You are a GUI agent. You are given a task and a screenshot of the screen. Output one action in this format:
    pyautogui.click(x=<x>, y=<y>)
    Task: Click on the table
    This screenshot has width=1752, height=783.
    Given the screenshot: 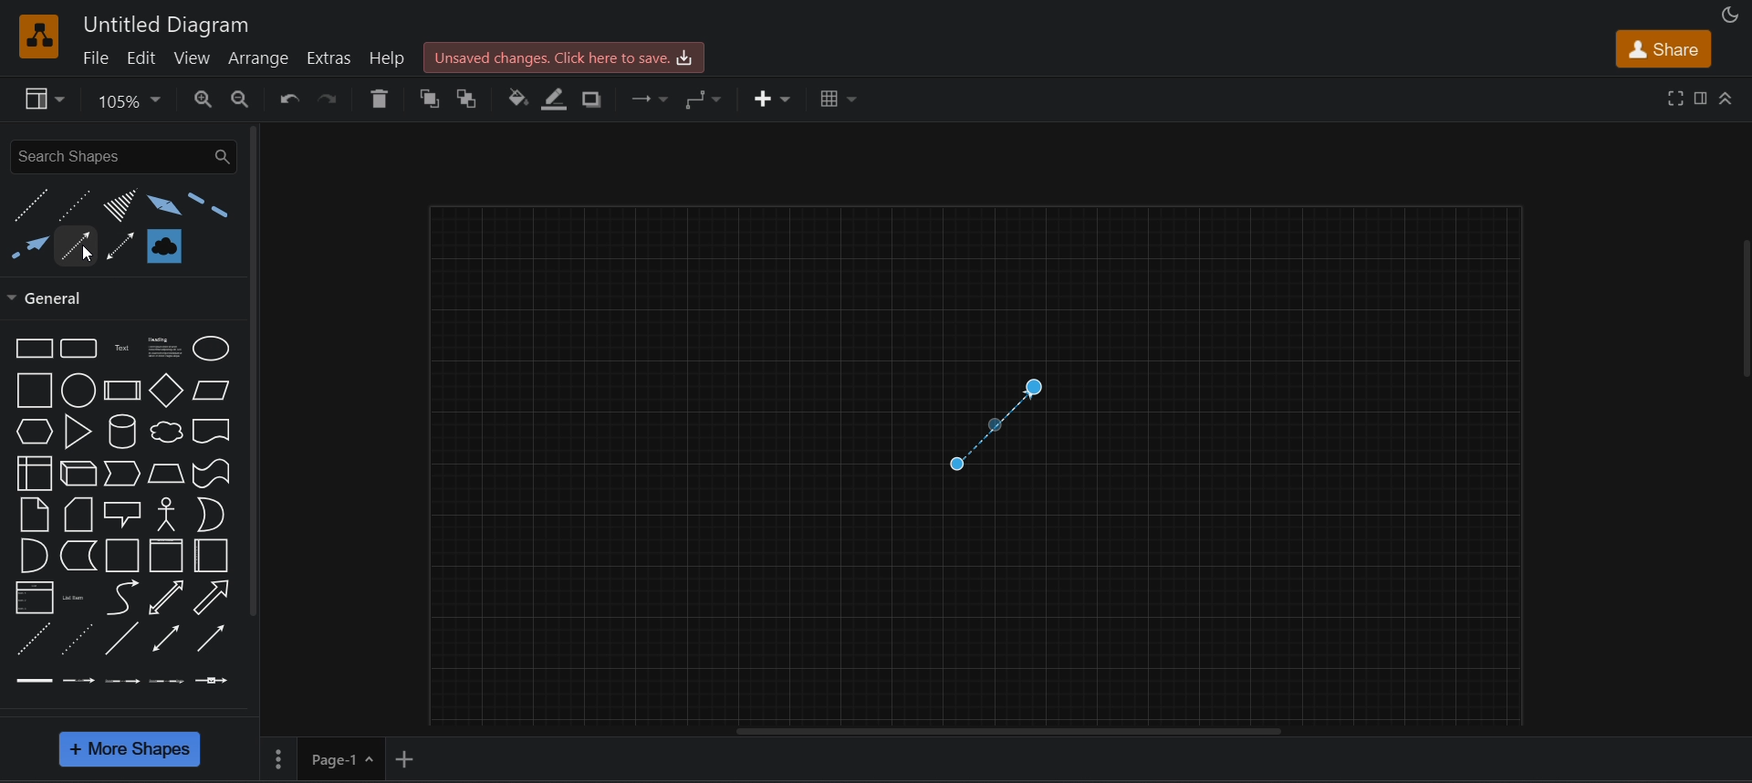 What is the action you would take?
    pyautogui.click(x=836, y=97)
    